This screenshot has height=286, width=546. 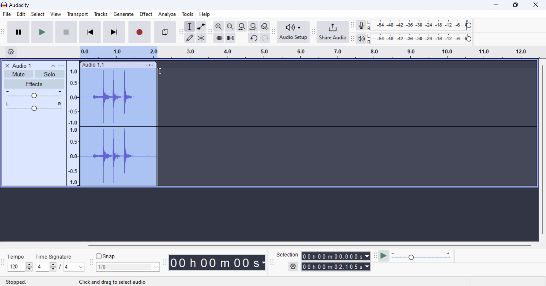 I want to click on Scale to measure intensity of waves in track, so click(x=73, y=126).